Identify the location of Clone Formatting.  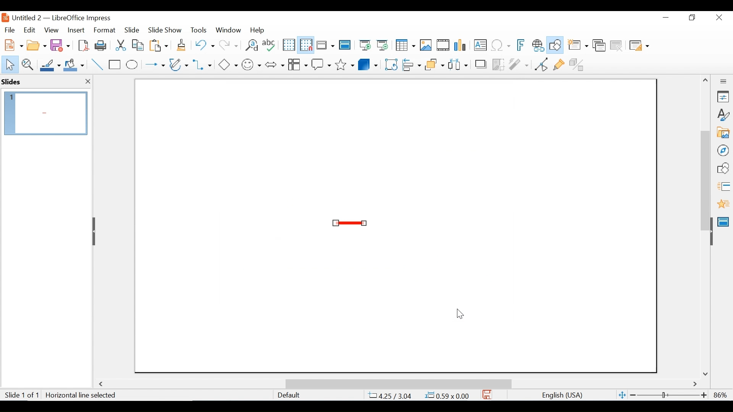
(182, 45).